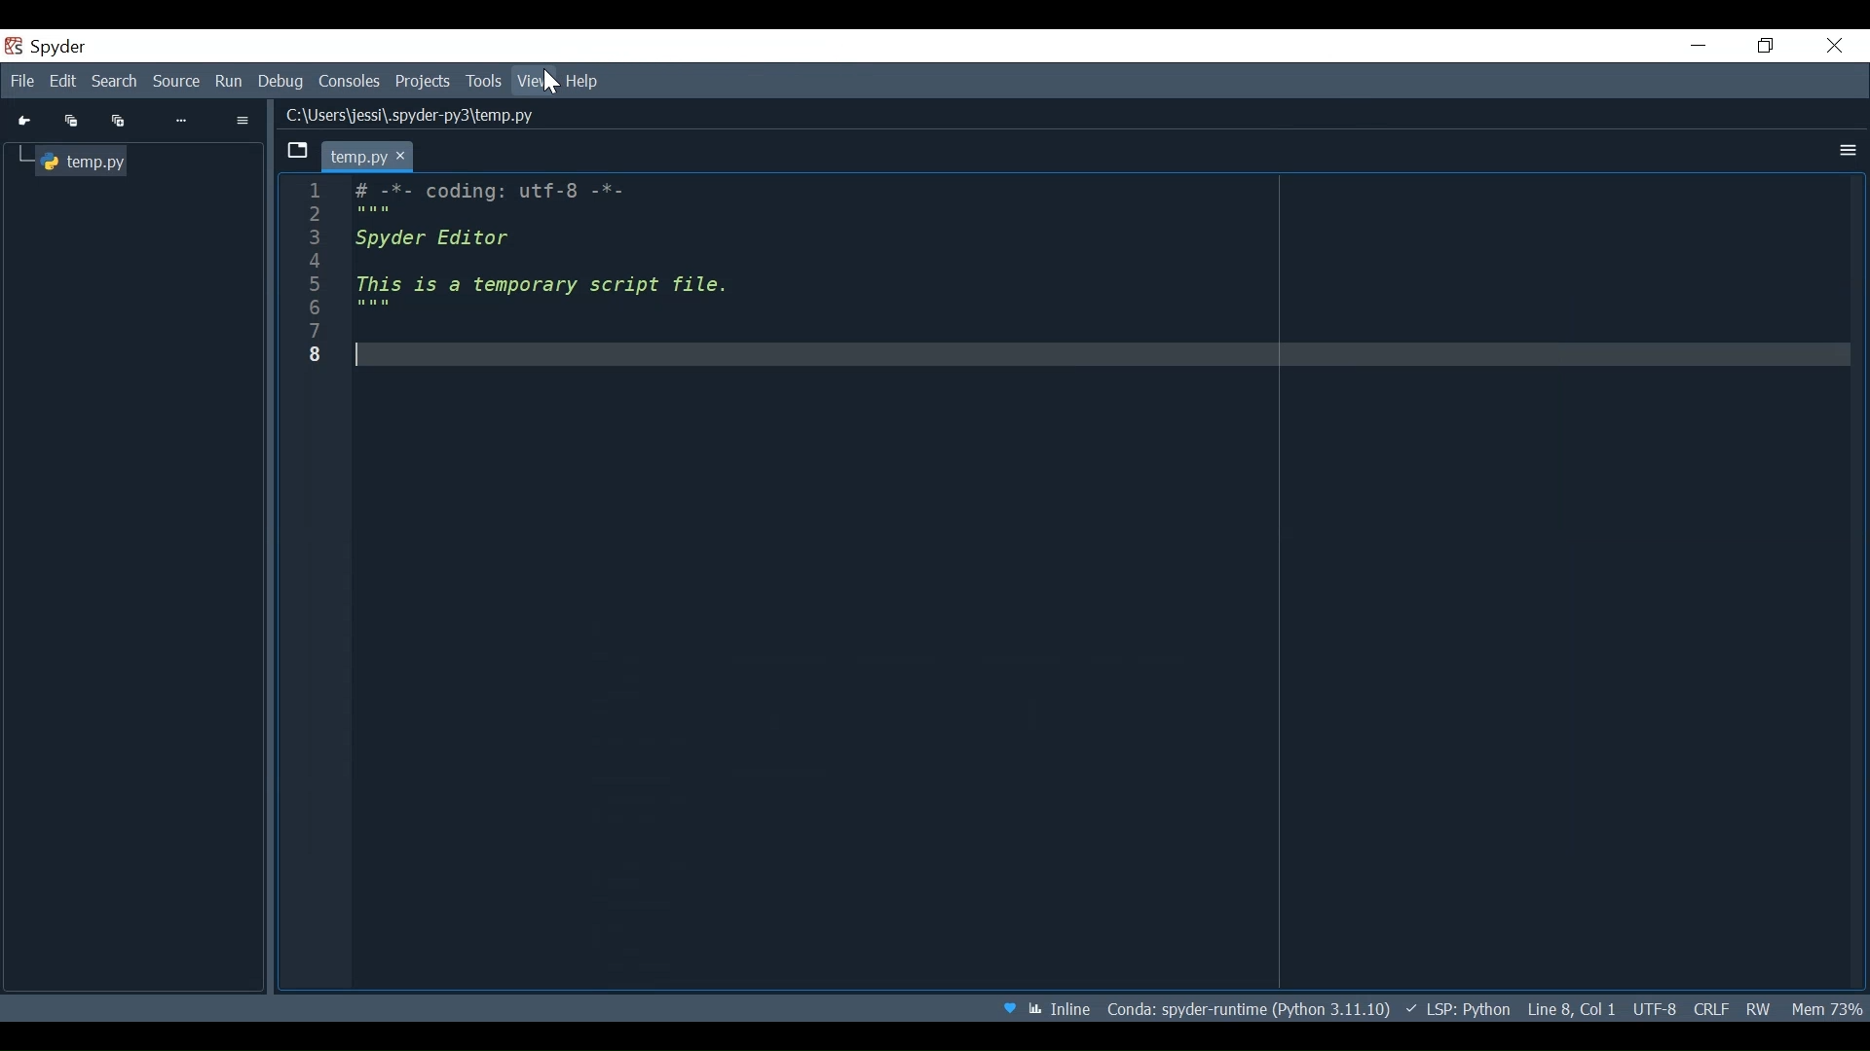 Image resolution: width=1870 pixels, height=1051 pixels. What do you see at coordinates (370, 156) in the screenshot?
I see `temp.py` at bounding box center [370, 156].